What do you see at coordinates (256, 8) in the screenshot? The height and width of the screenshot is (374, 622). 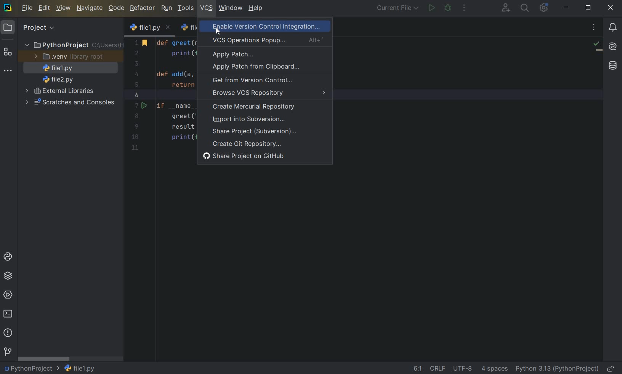 I see `help` at bounding box center [256, 8].